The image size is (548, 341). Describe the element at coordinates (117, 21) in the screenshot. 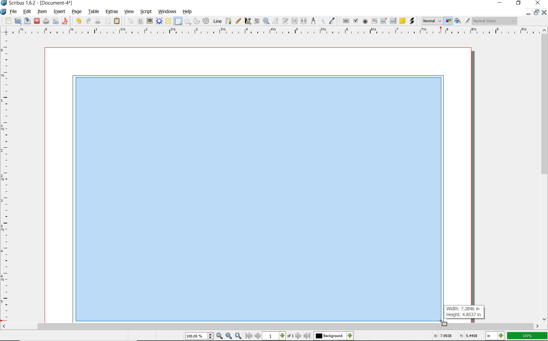

I see `paste` at that location.